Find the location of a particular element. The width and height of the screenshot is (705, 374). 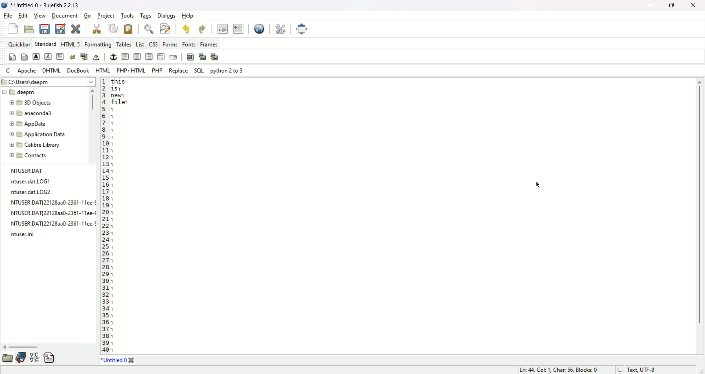

close is located at coordinates (132, 360).